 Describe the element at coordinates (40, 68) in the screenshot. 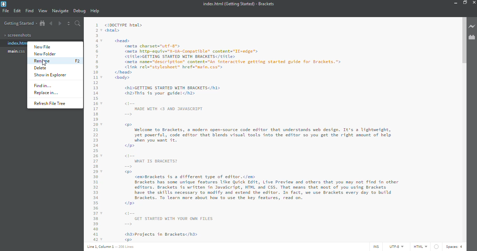

I see `delete` at that location.